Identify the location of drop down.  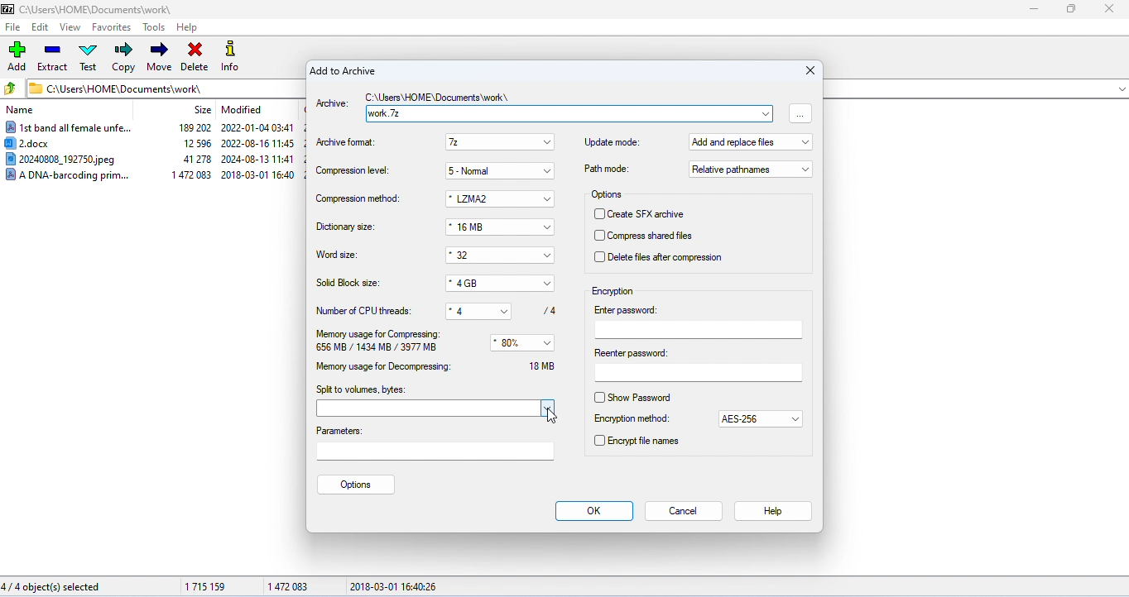
(549, 343).